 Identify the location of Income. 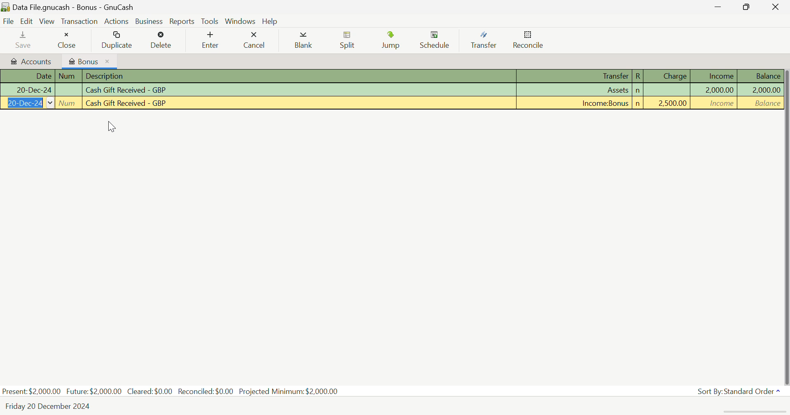
(715, 103).